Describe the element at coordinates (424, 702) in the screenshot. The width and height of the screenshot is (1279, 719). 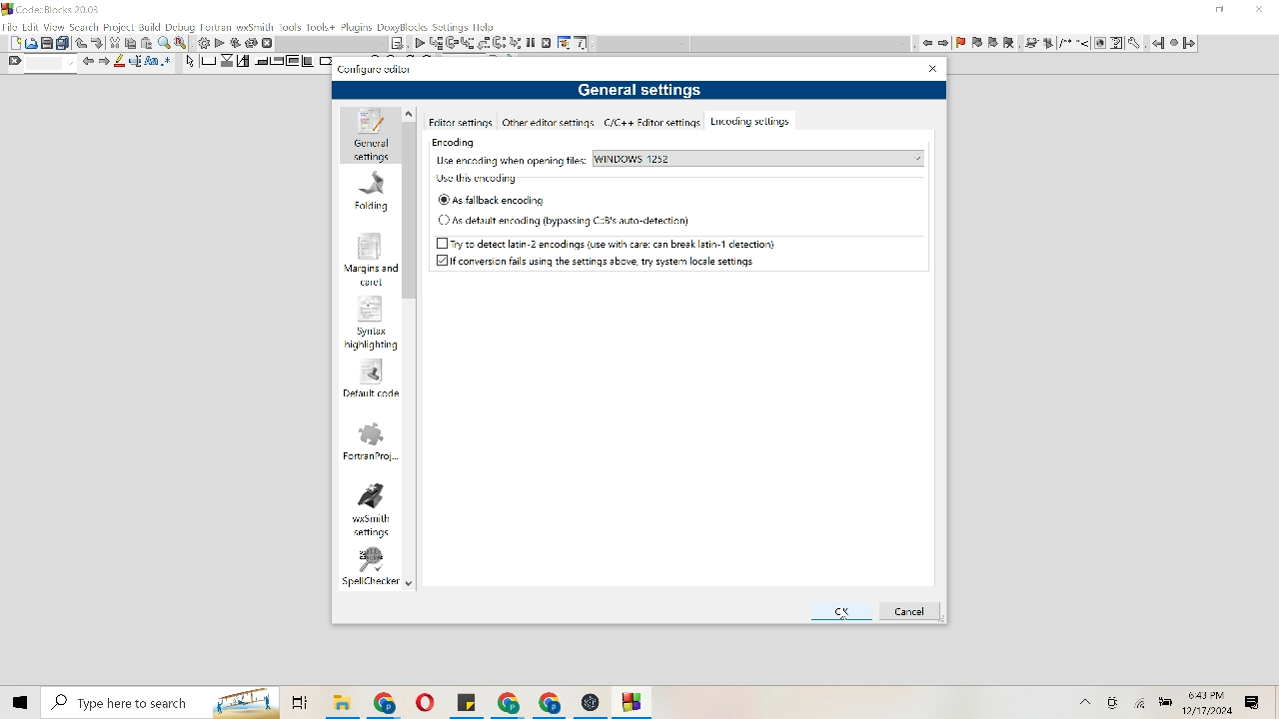
I see `File` at that location.